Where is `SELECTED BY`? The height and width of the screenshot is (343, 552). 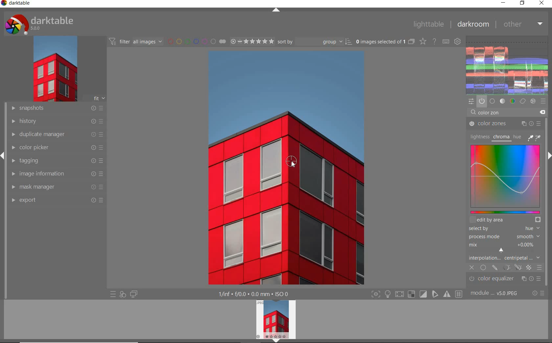 SELECTED BY is located at coordinates (502, 229).